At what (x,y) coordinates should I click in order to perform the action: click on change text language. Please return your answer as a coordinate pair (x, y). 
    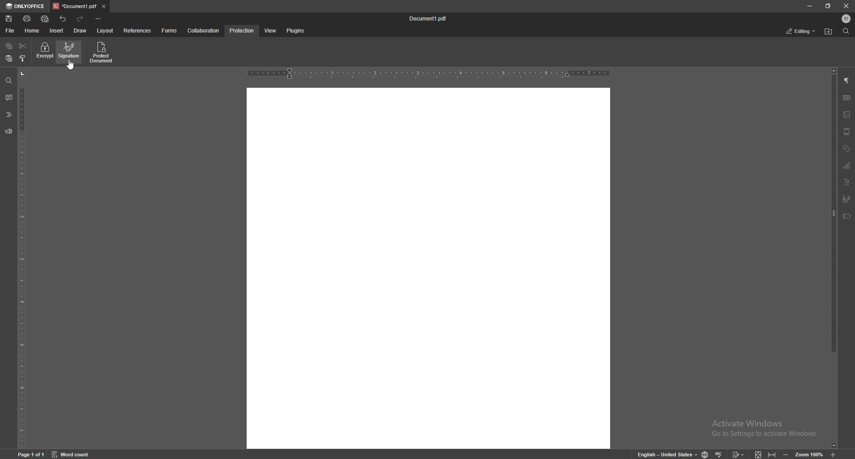
    Looking at the image, I should click on (664, 454).